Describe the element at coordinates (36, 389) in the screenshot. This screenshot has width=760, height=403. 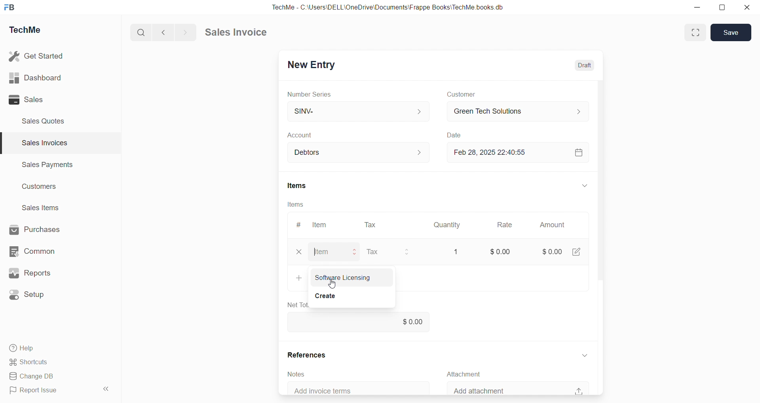
I see `Report Issue` at that location.